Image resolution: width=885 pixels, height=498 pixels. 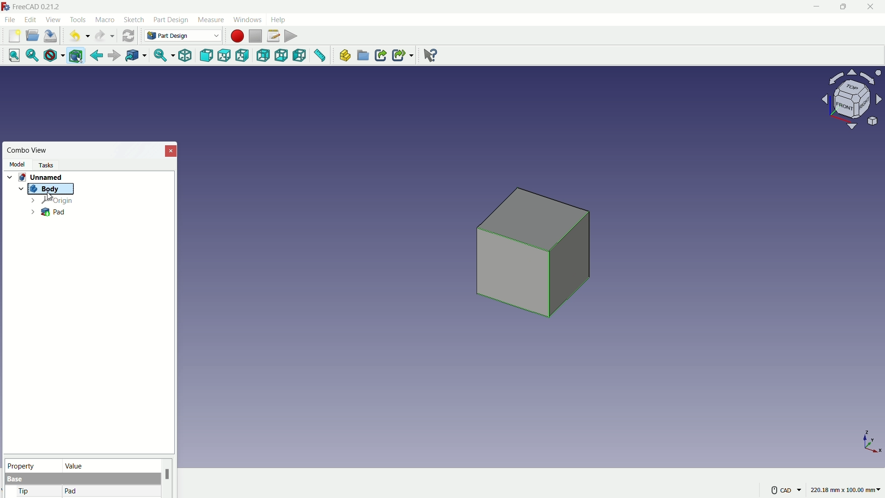 What do you see at coordinates (79, 20) in the screenshot?
I see `tools` at bounding box center [79, 20].